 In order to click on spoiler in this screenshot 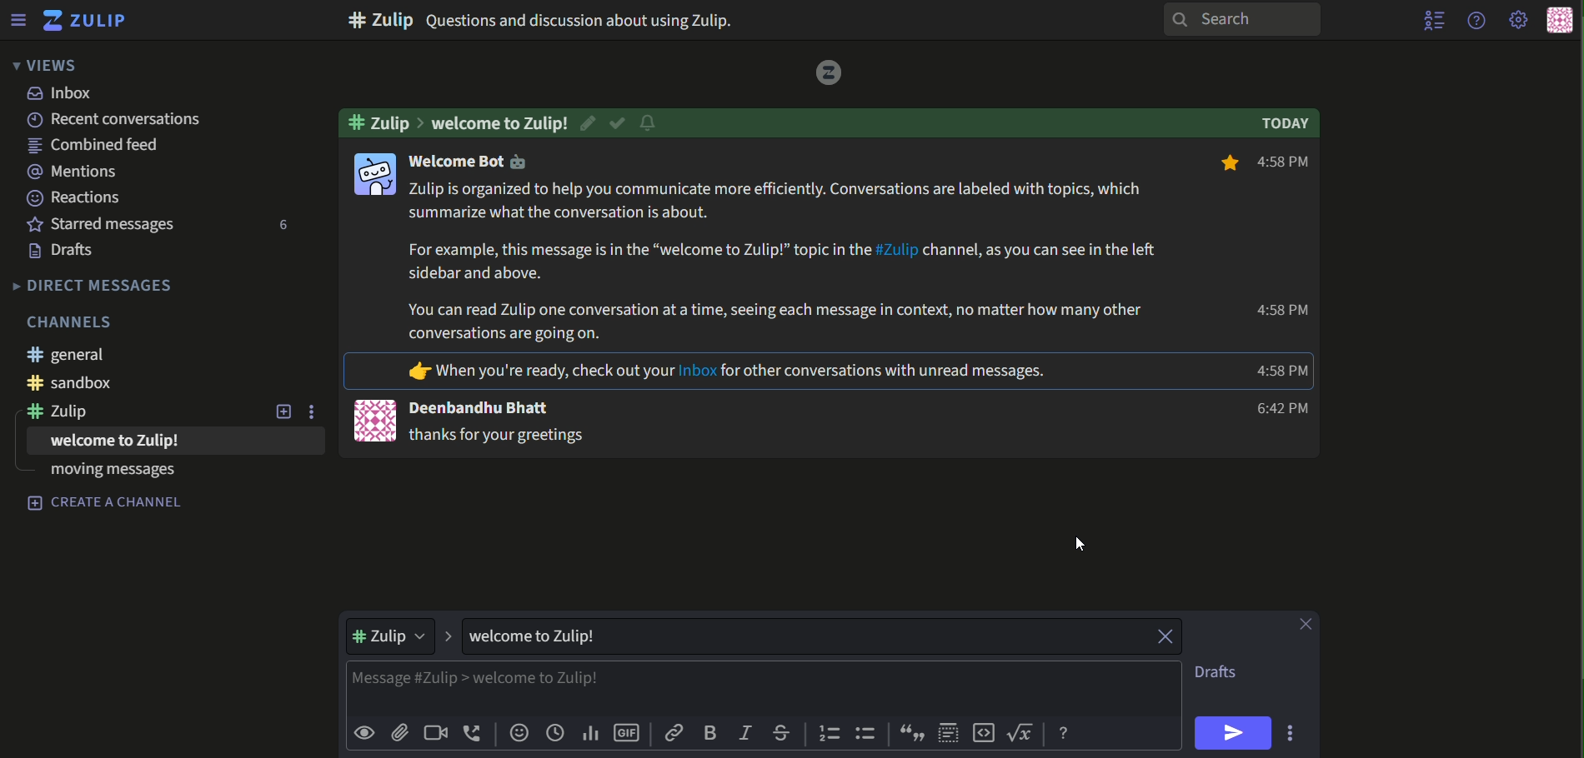, I will do `click(949, 732)`.